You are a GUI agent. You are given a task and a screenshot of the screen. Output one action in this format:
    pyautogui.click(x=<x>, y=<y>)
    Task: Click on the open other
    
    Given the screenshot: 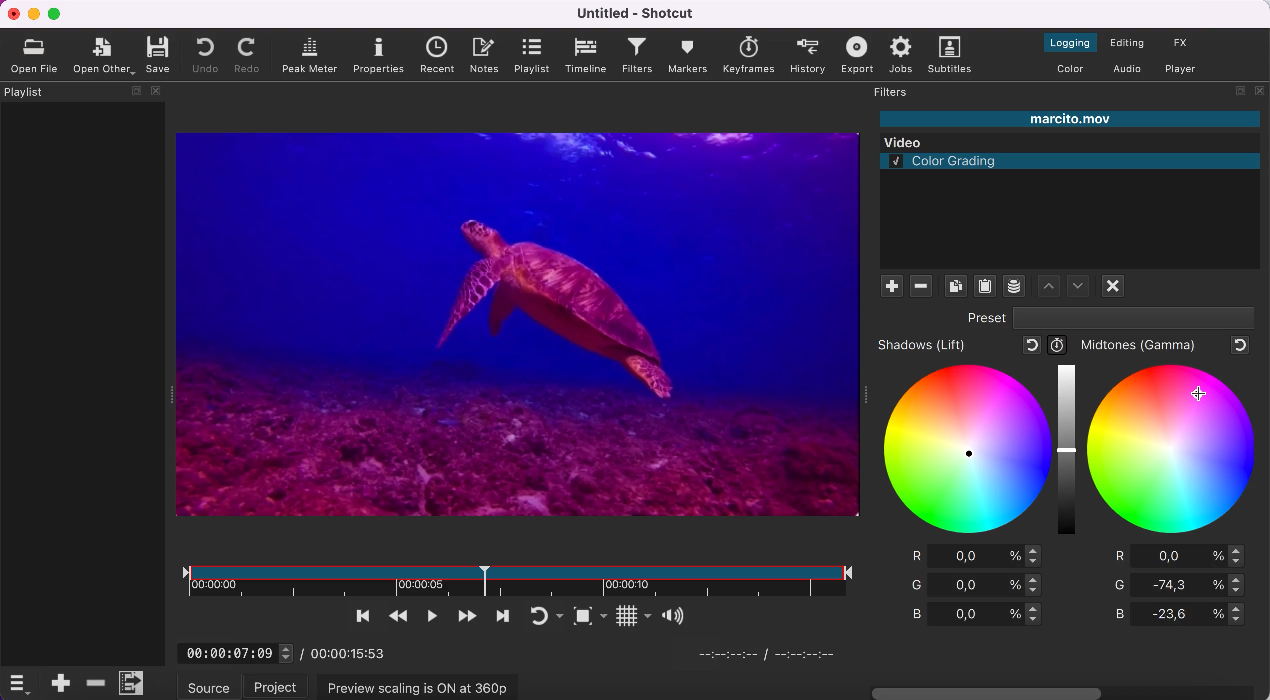 What is the action you would take?
    pyautogui.click(x=104, y=56)
    